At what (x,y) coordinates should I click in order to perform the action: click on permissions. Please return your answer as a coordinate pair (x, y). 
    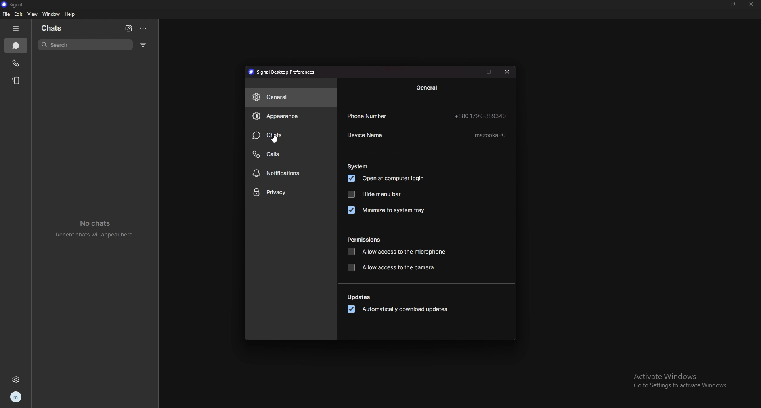
    Looking at the image, I should click on (365, 239).